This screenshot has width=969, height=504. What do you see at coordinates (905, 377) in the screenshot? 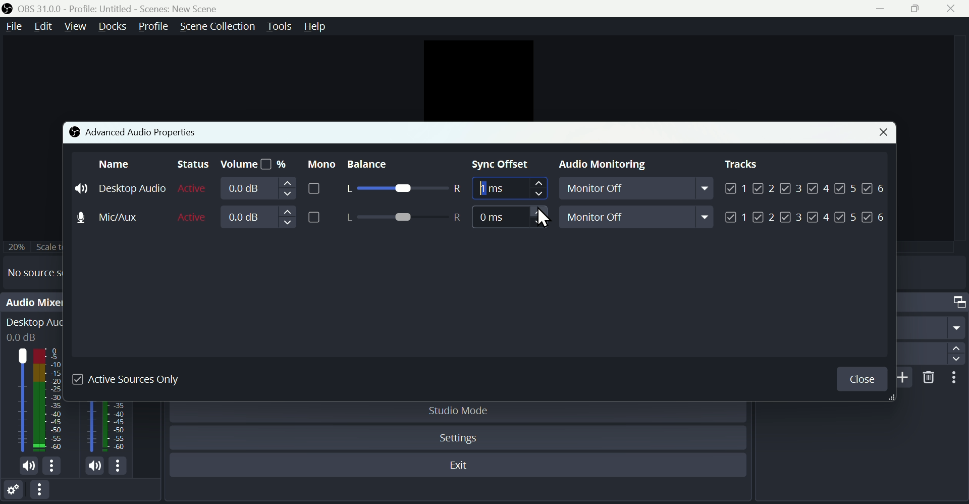
I see `Add` at bounding box center [905, 377].